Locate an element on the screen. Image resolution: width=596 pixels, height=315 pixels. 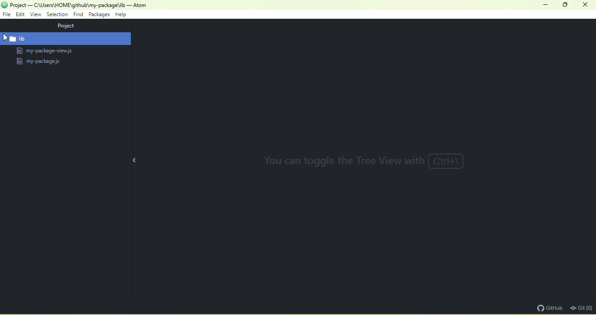
my-package.js is located at coordinates (39, 62).